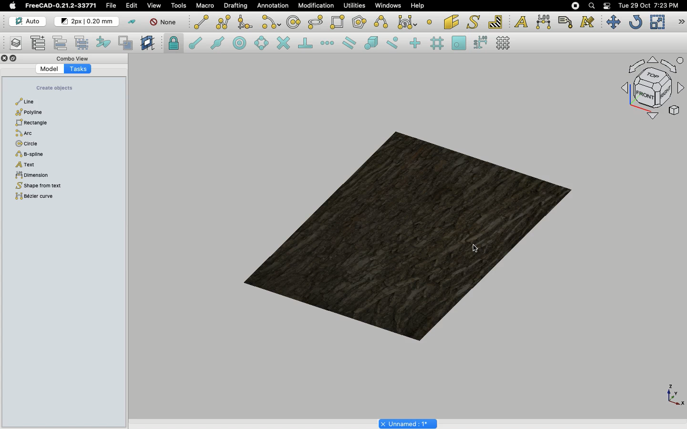 The image size is (687, 429). Describe the element at coordinates (60, 6) in the screenshot. I see `FreeCAD` at that location.